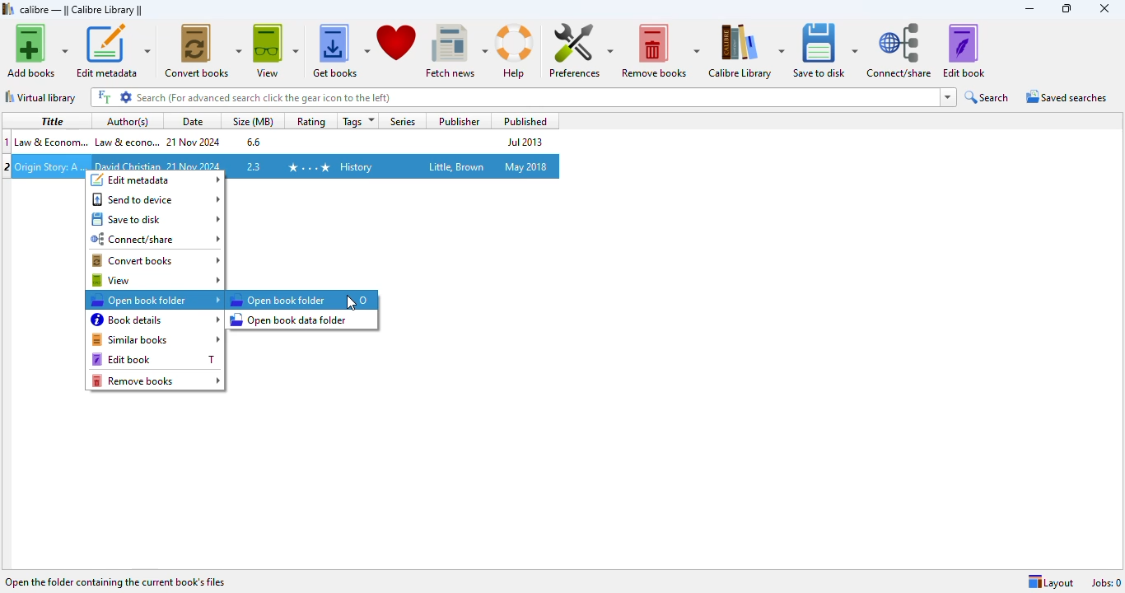 The height and width of the screenshot is (593, 1125). What do you see at coordinates (126, 141) in the screenshot?
I see `law & economics` at bounding box center [126, 141].